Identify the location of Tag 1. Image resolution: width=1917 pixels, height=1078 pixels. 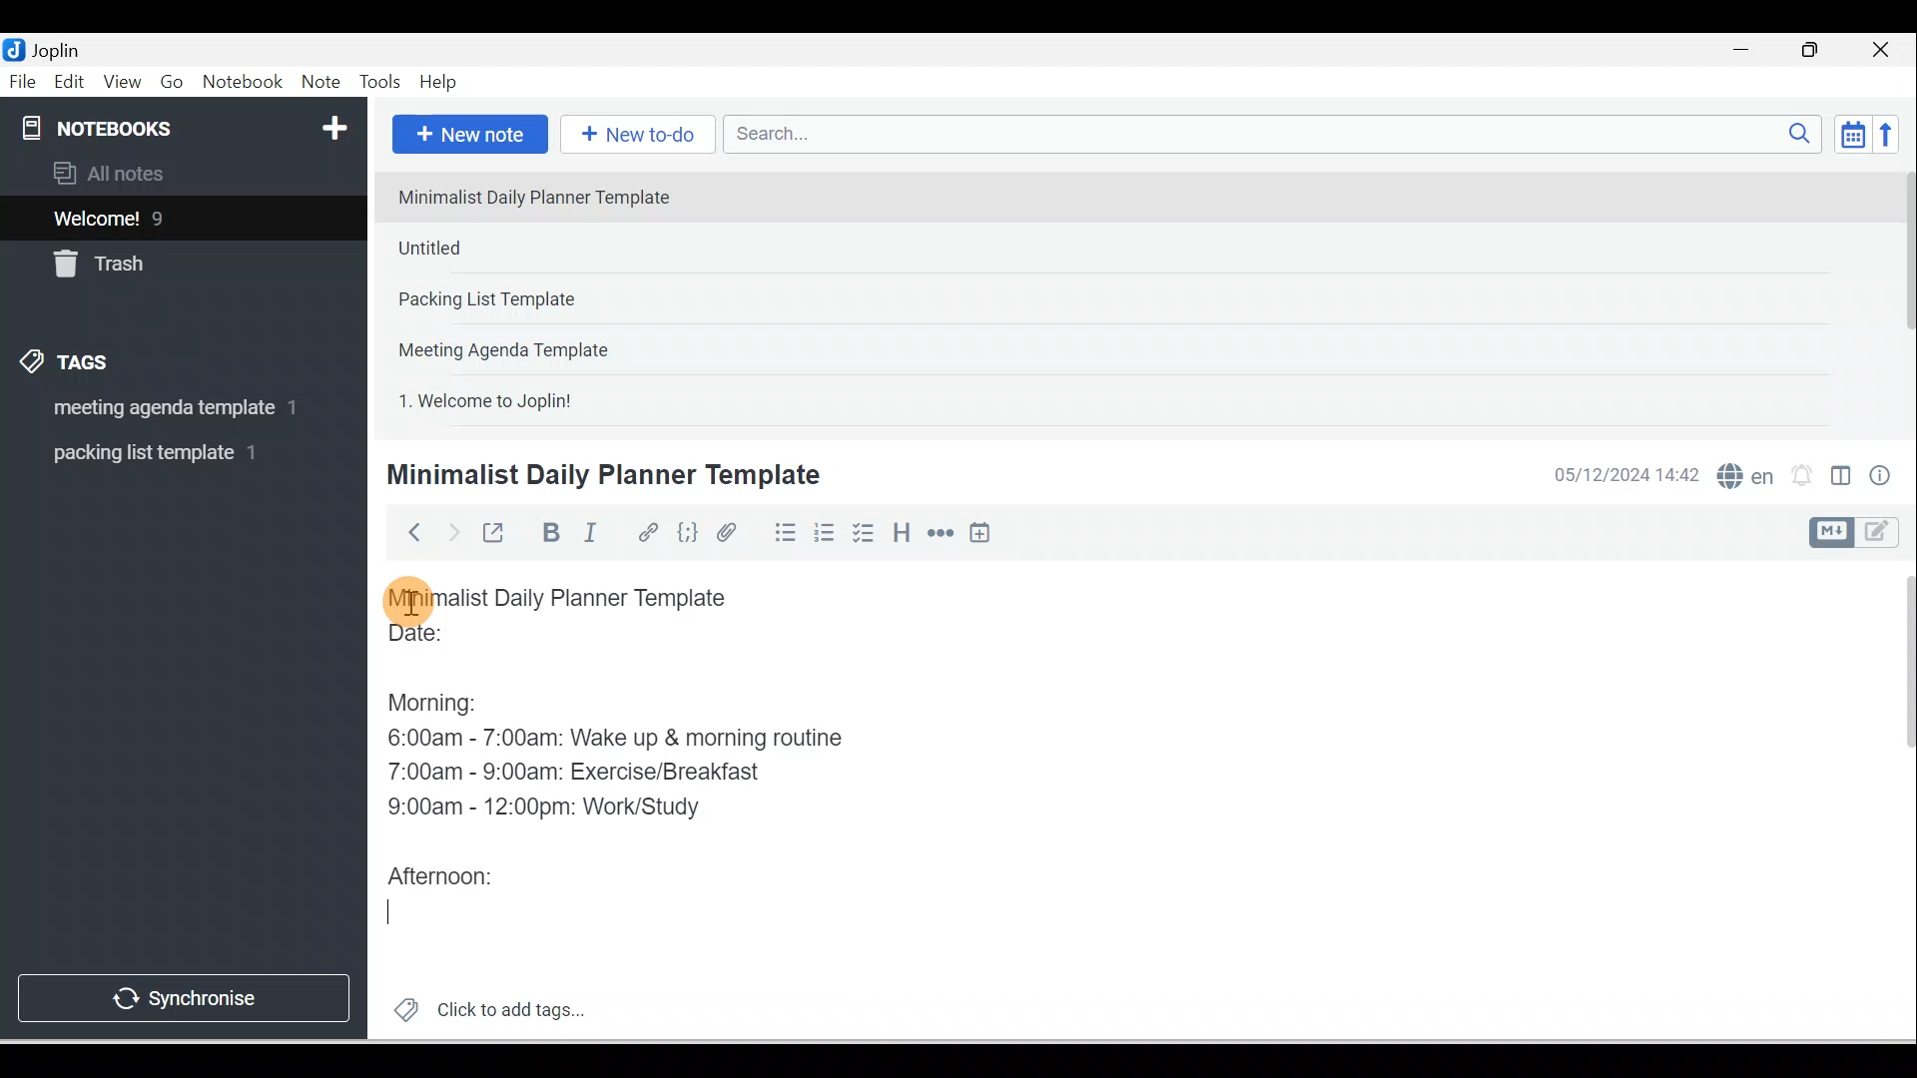
(157, 409).